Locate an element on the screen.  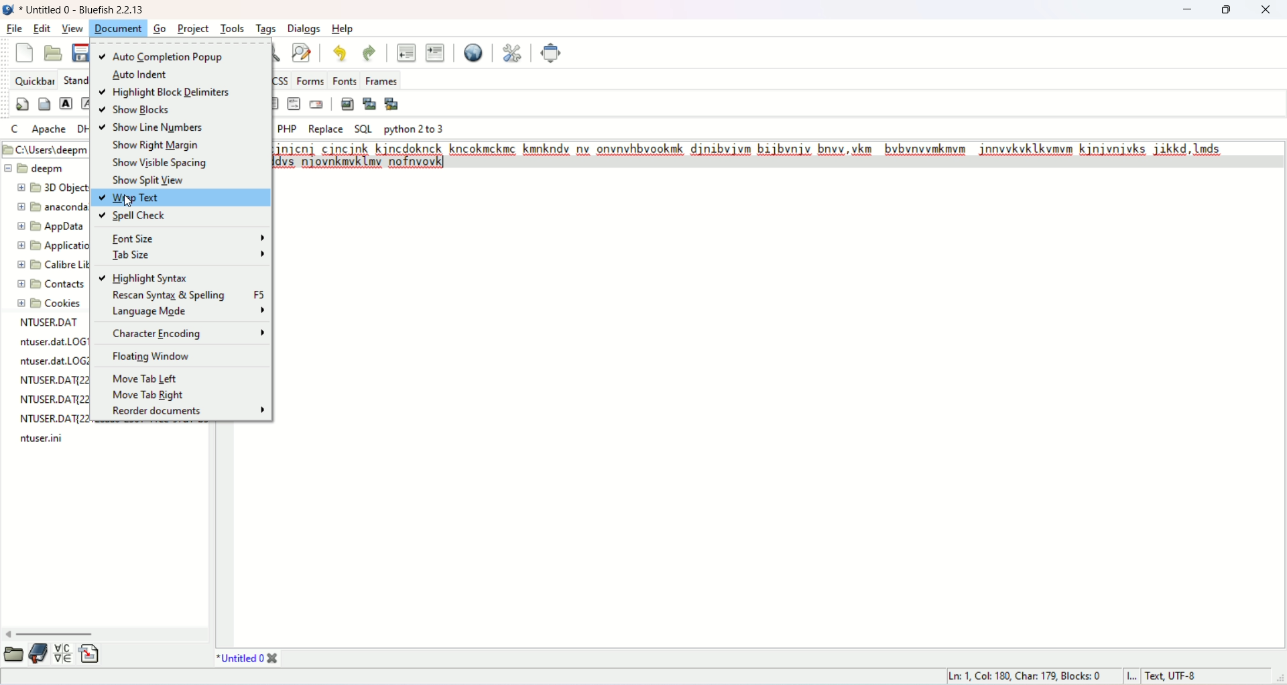
tab size is located at coordinates (188, 255).